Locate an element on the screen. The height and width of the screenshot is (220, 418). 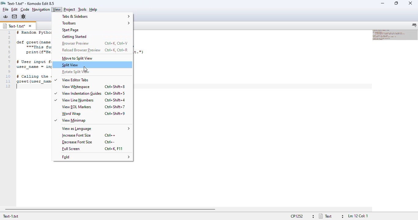
getting started is located at coordinates (74, 37).